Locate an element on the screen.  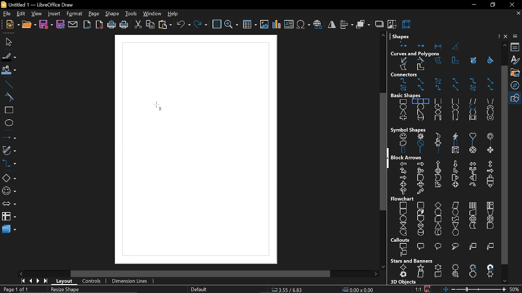
vertical scrollbar is located at coordinates (504, 164).